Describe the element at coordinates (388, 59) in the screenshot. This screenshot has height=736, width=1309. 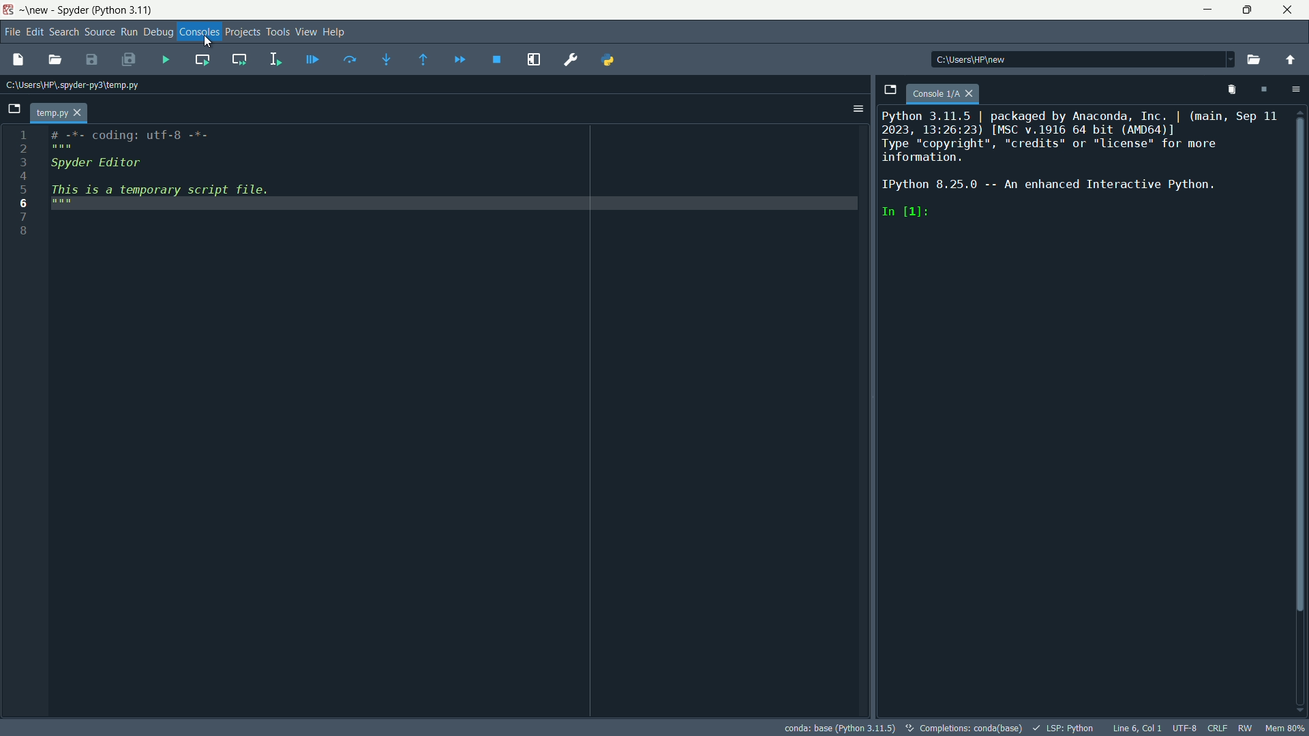
I see `step into funtion or method` at that location.